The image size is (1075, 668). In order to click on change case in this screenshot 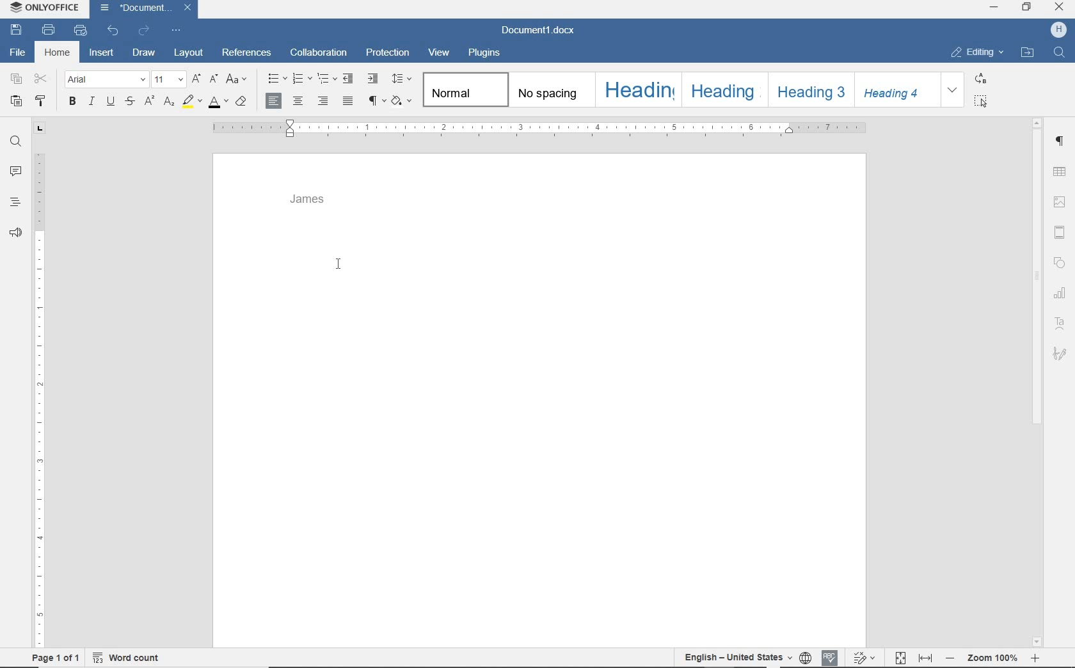, I will do `click(237, 80)`.